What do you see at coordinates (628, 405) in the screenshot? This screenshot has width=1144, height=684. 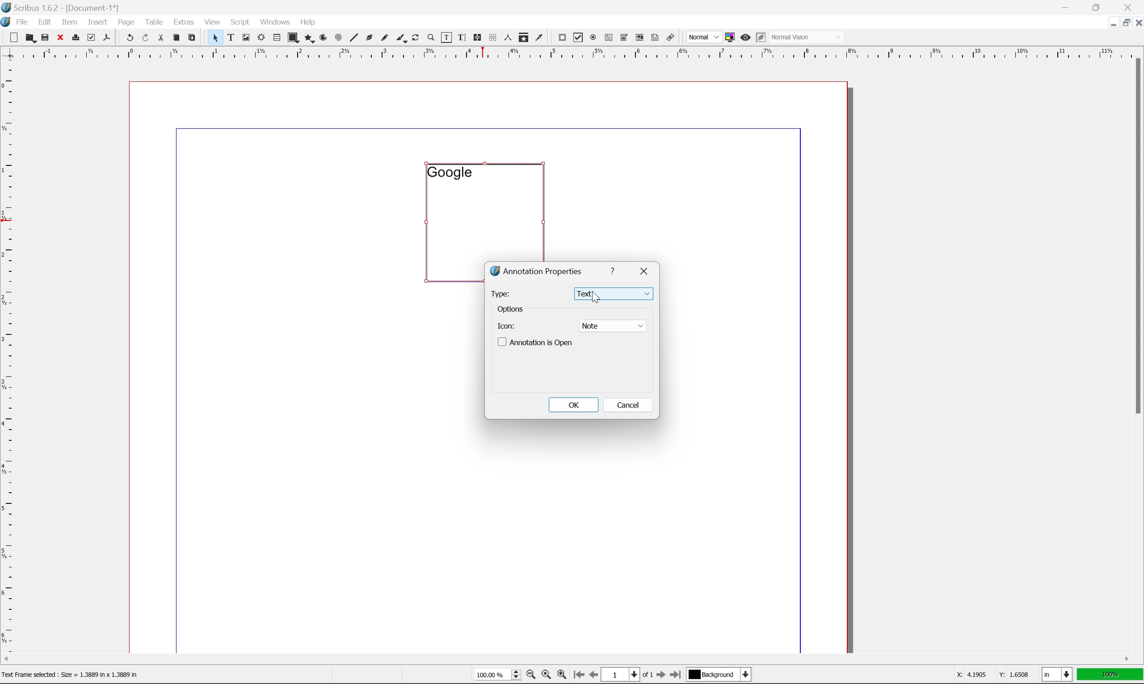 I see `cancel` at bounding box center [628, 405].